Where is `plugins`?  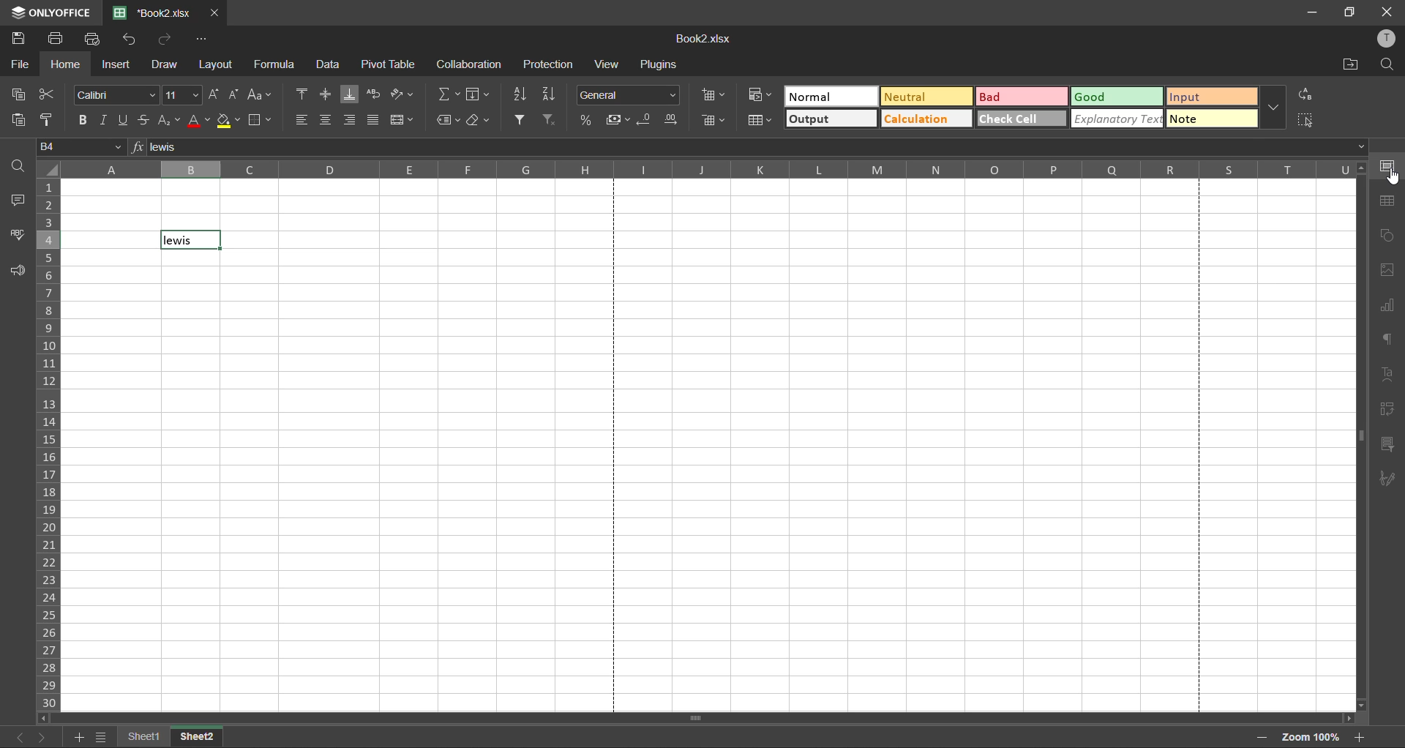 plugins is located at coordinates (661, 64).